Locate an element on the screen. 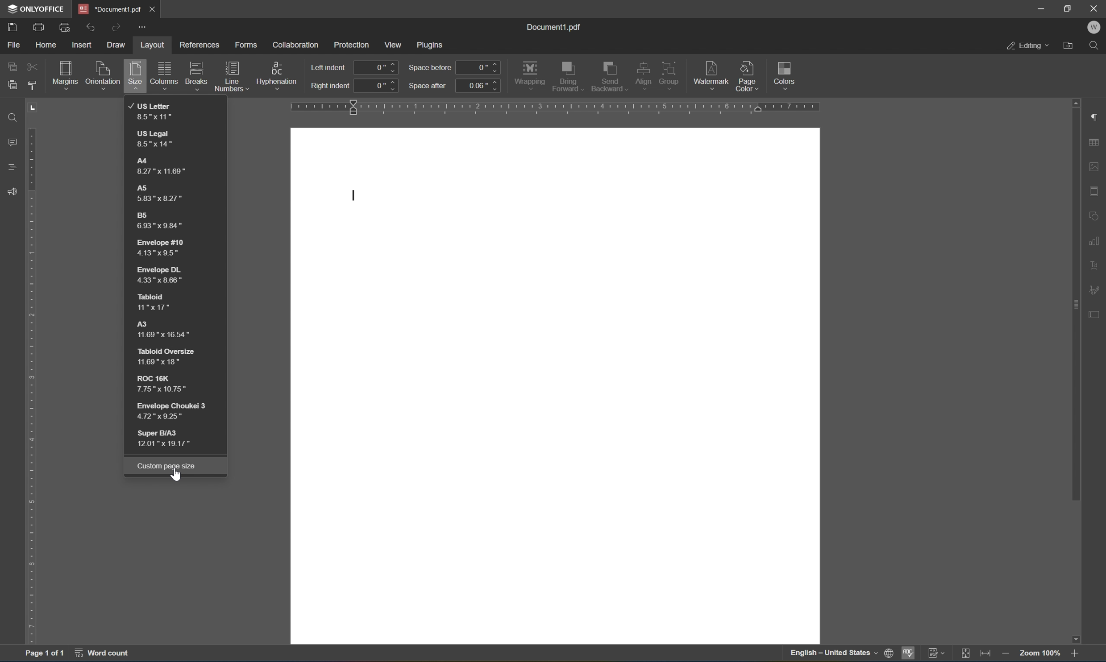 The height and width of the screenshot is (662, 1106). signature is located at coordinates (1096, 289).